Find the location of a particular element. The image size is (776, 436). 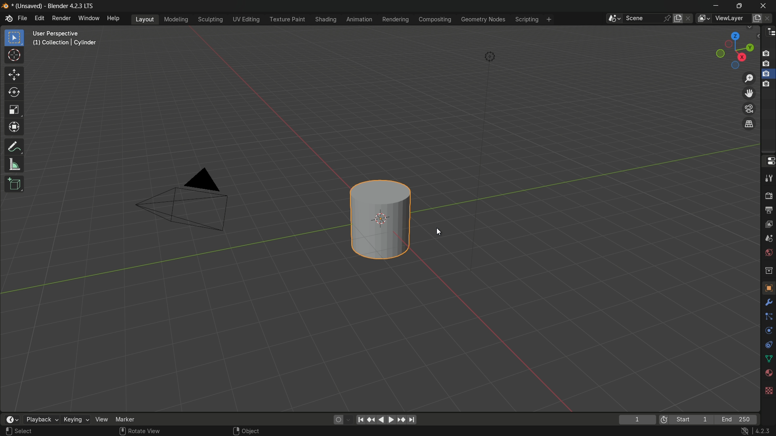

move is located at coordinates (15, 75).